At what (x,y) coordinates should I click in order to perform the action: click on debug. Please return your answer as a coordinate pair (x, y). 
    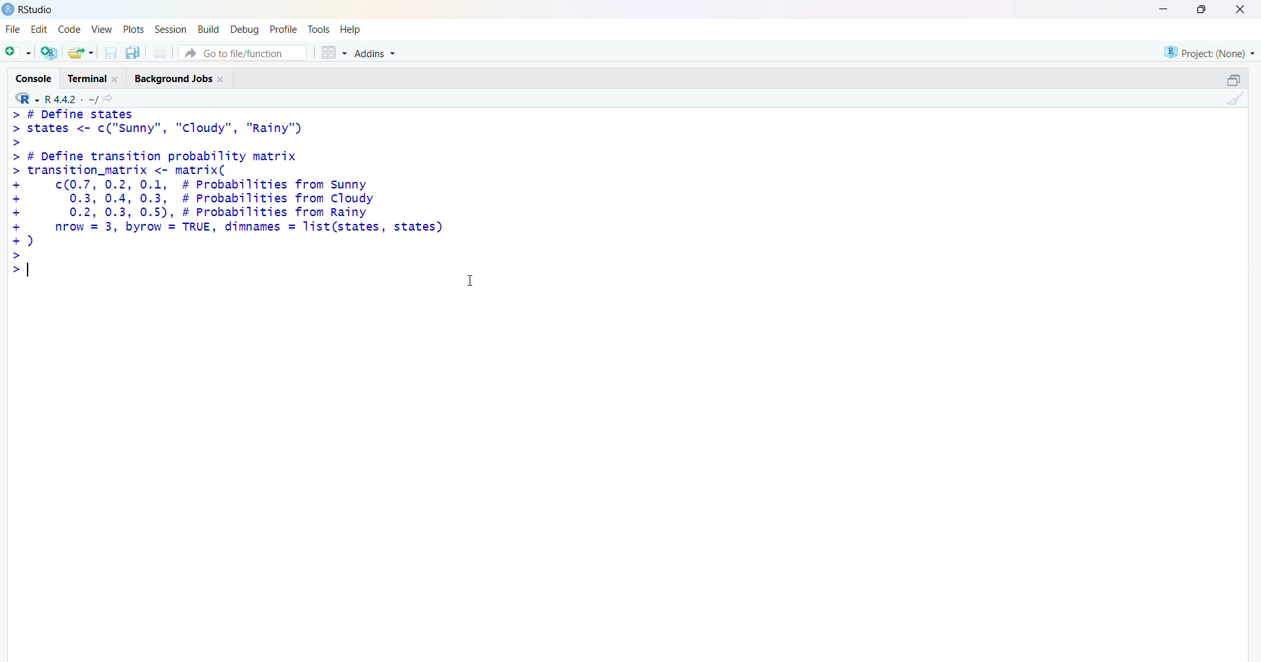
    Looking at the image, I should click on (244, 30).